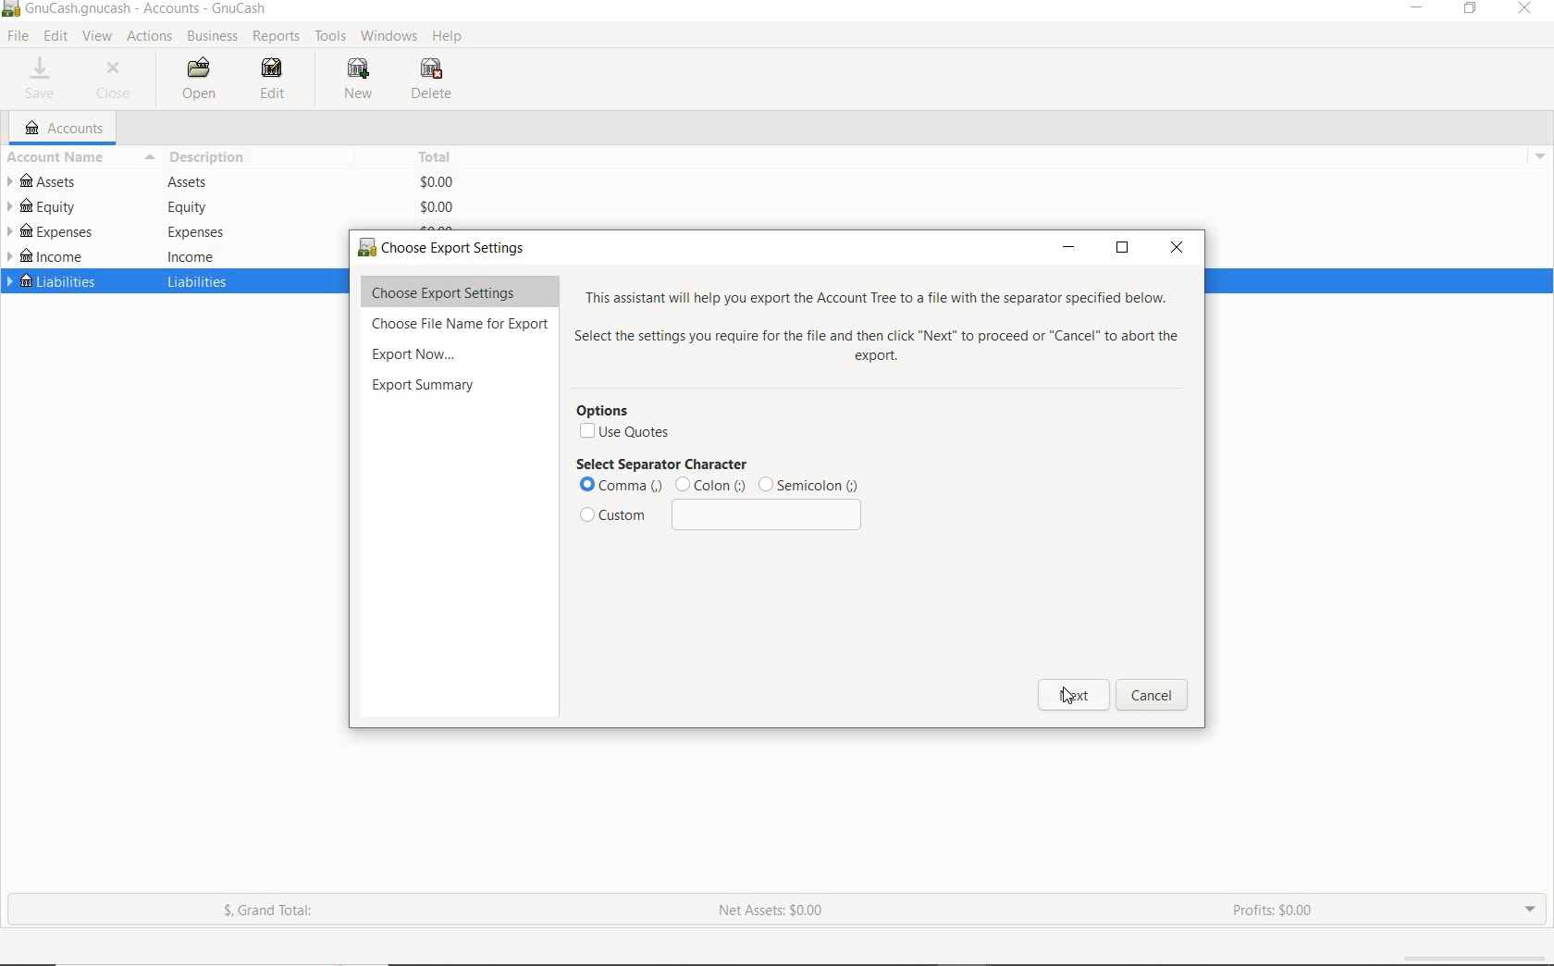 The image size is (1554, 966). I want to click on close, so click(1182, 250).